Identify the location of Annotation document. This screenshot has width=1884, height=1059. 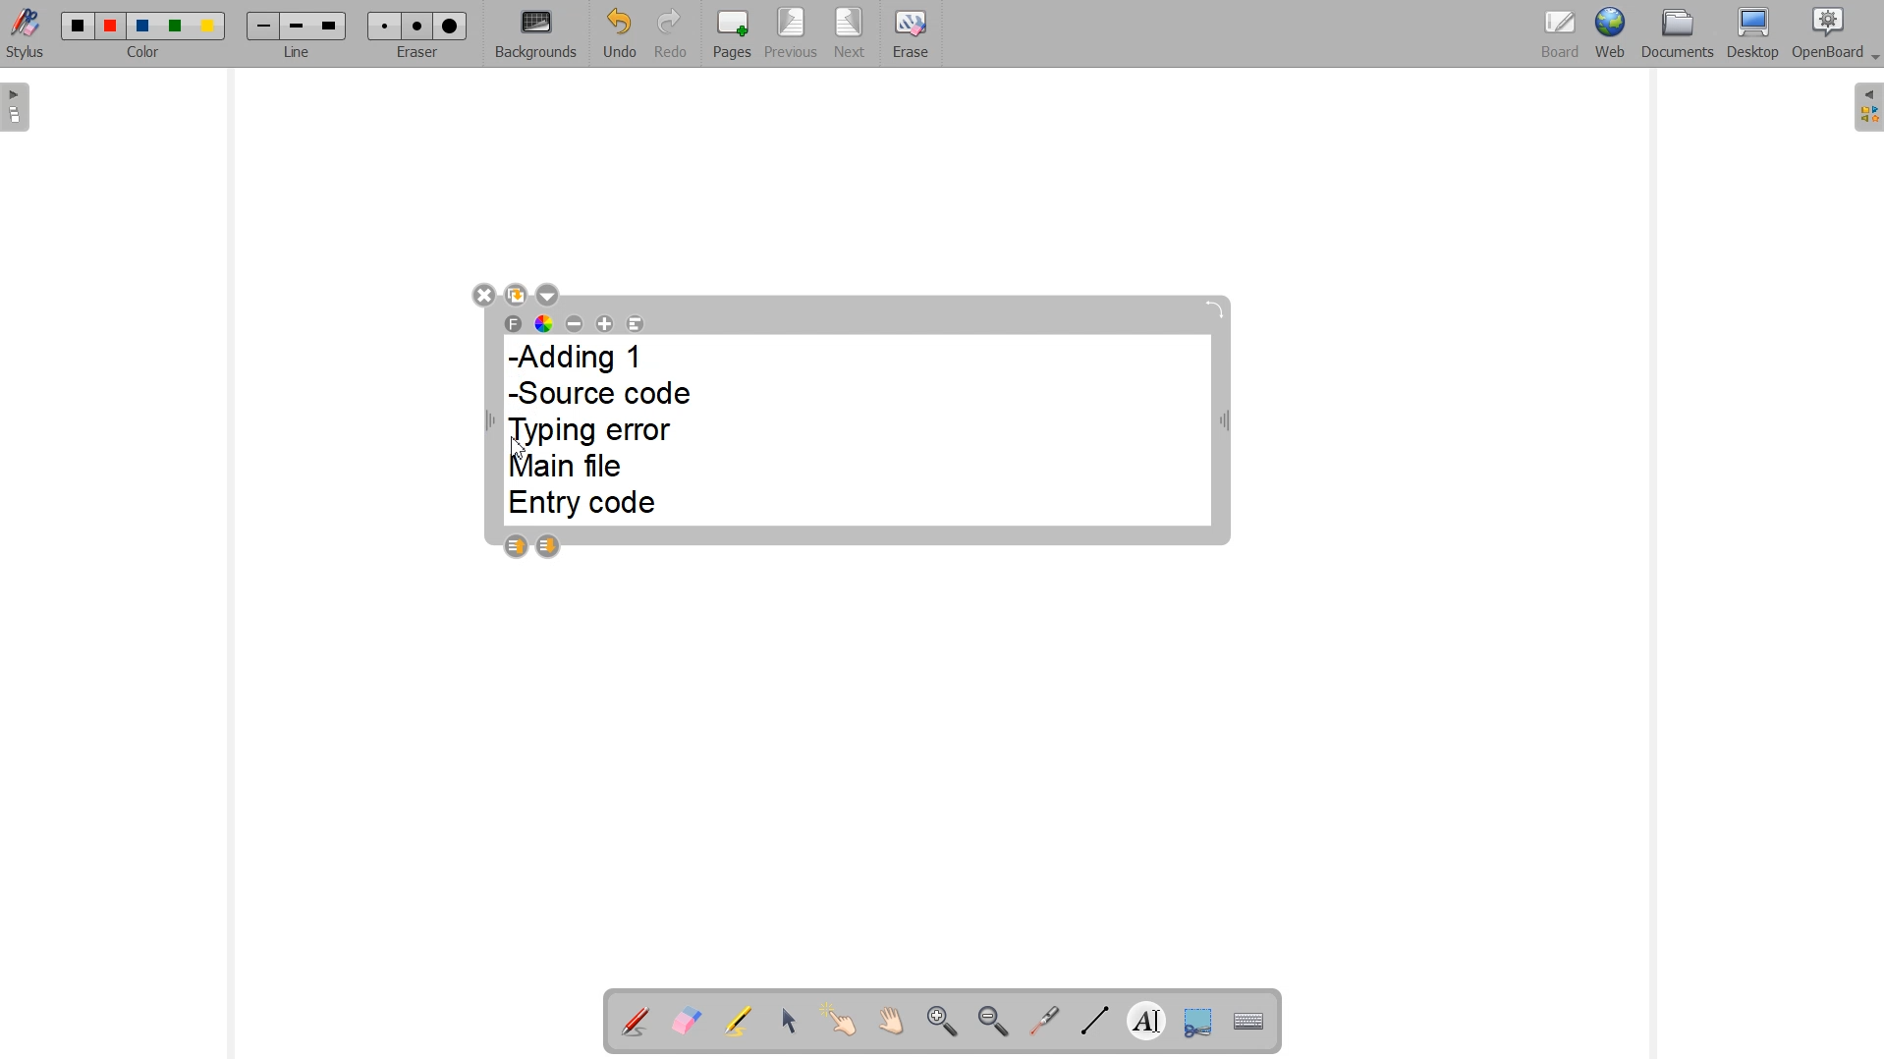
(634, 1019).